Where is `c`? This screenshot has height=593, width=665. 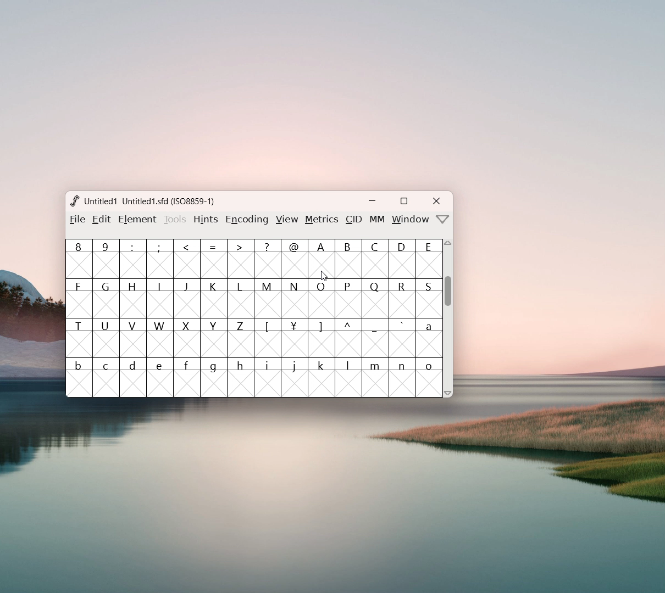
c is located at coordinates (106, 377).